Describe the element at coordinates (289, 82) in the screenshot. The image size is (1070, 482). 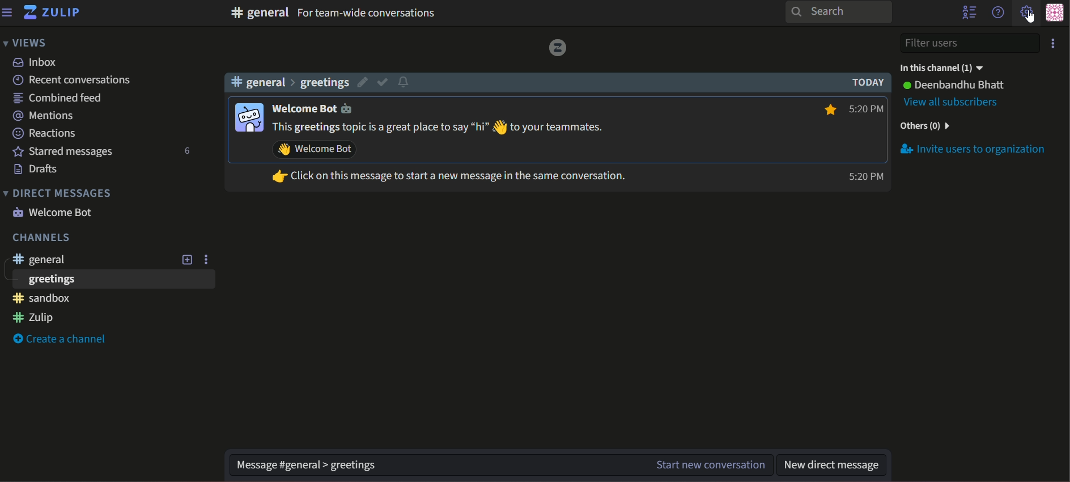
I see `channels` at that location.